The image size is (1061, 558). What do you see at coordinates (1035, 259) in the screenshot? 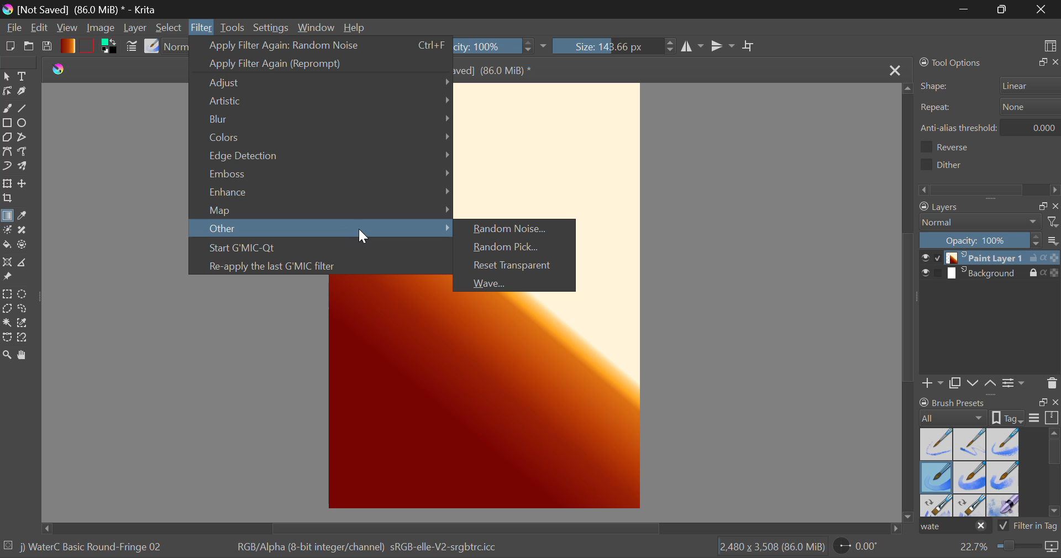
I see `lock` at bounding box center [1035, 259].